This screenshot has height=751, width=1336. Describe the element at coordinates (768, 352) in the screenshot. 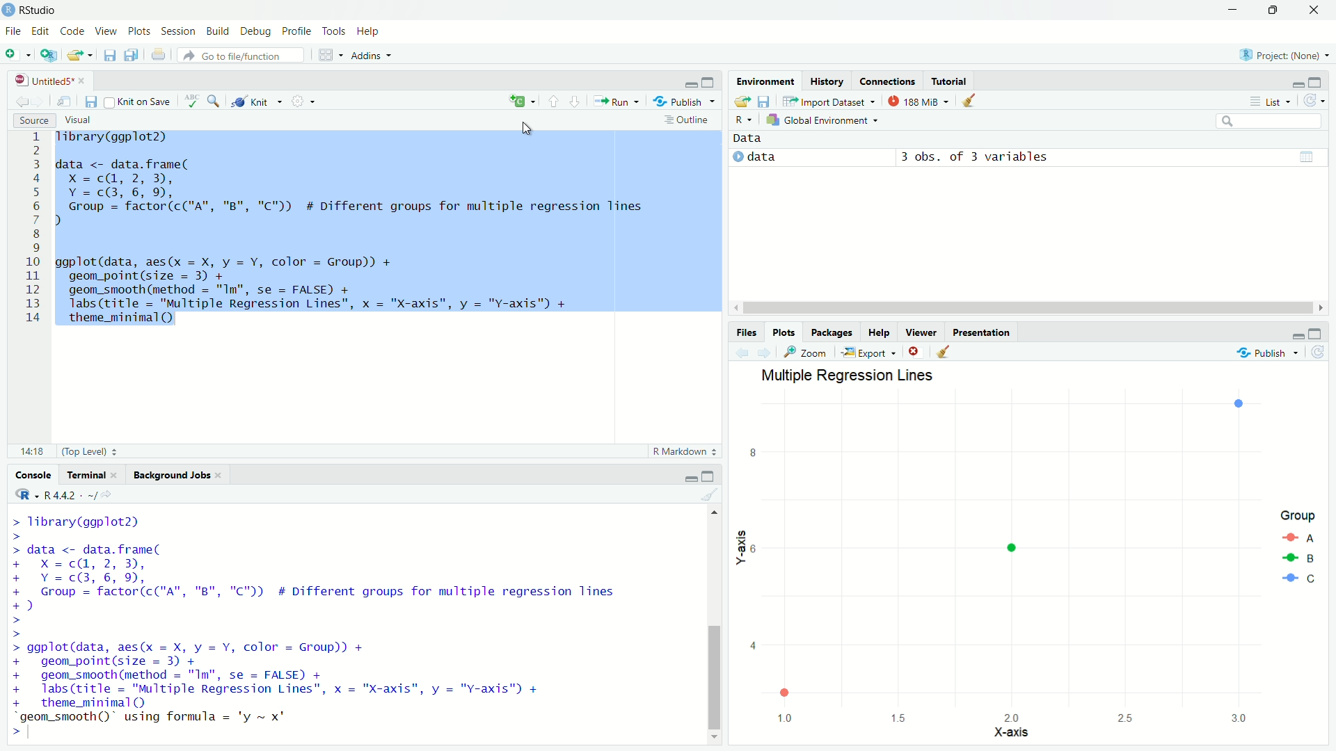

I see `forward` at that location.